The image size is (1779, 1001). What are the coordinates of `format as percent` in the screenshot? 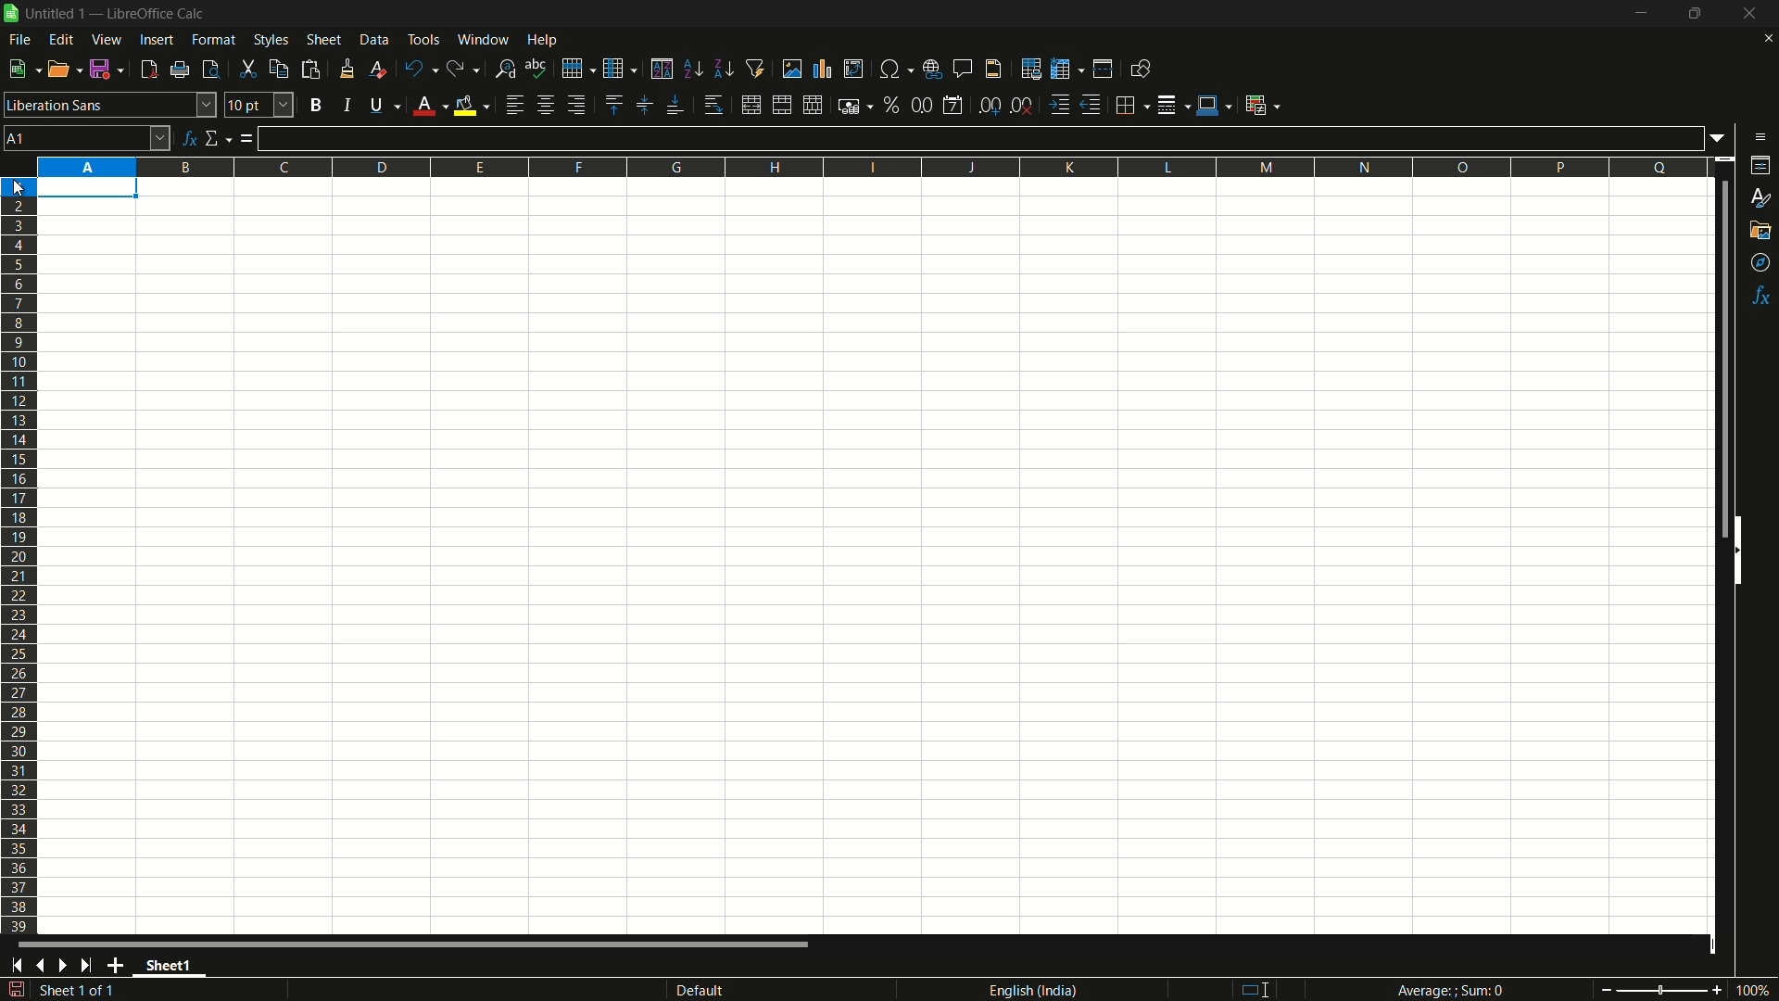 It's located at (891, 104).